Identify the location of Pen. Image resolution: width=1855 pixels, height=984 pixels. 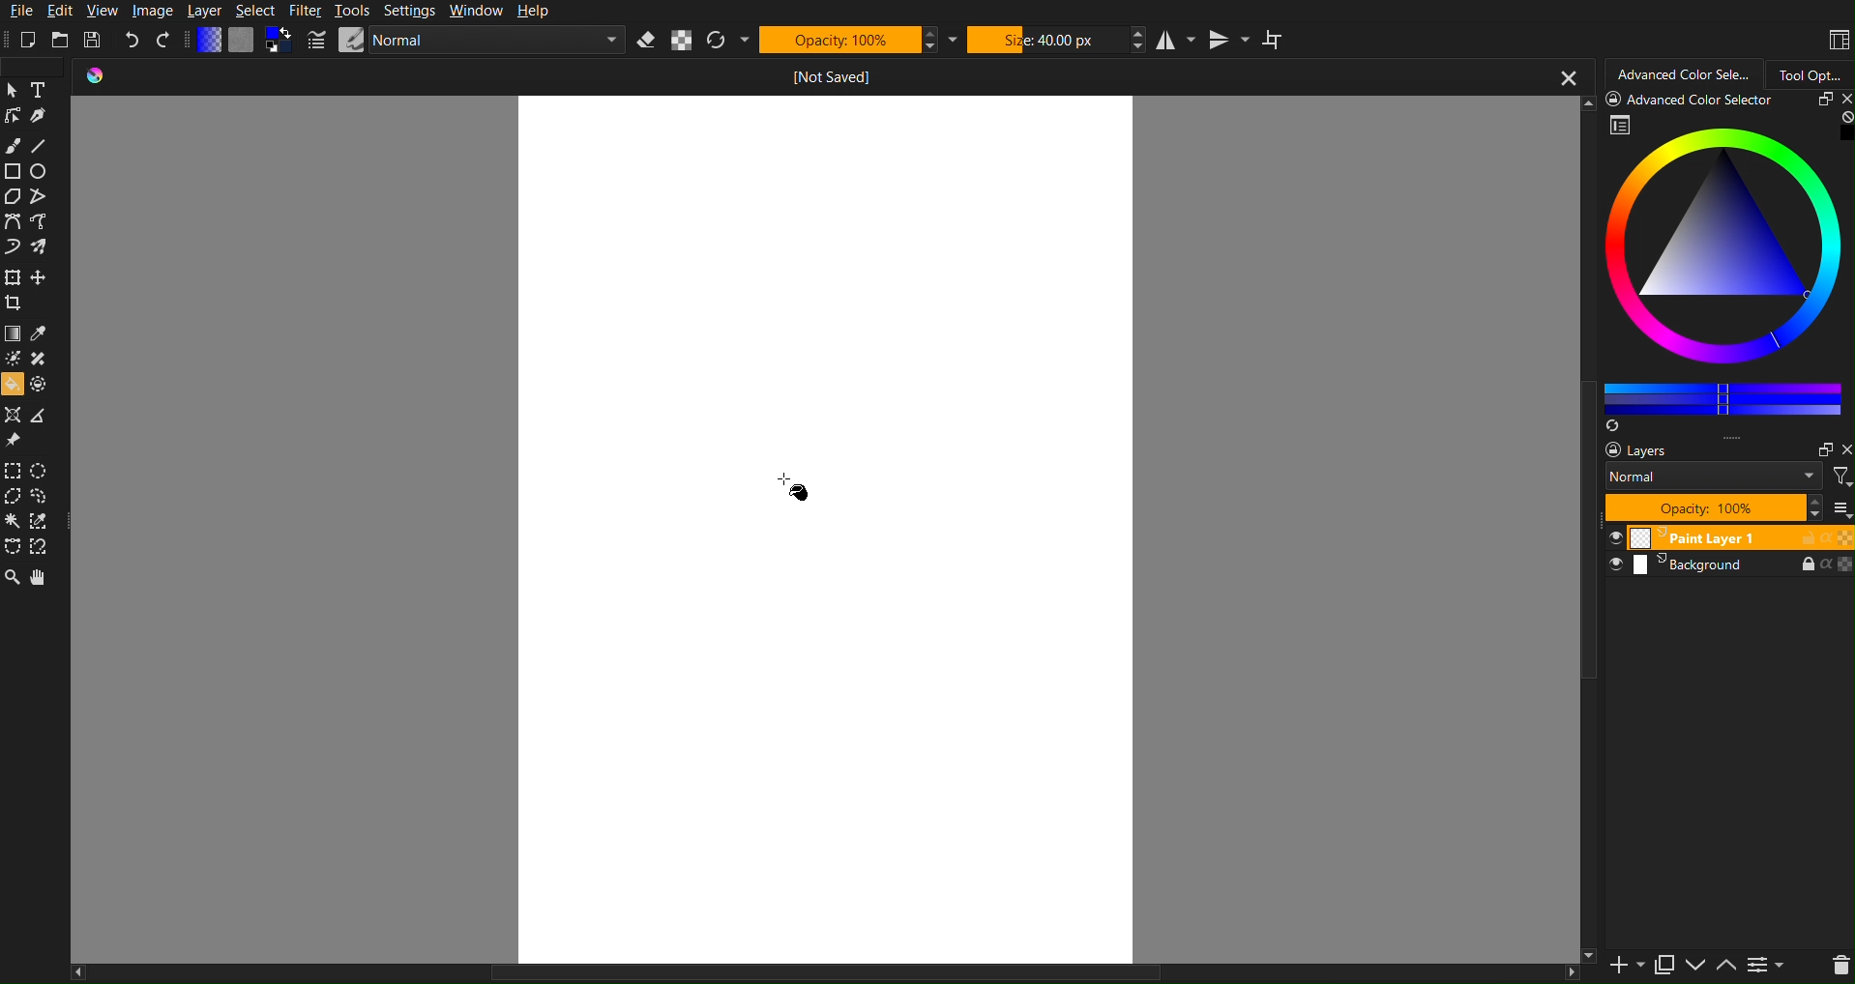
(40, 115).